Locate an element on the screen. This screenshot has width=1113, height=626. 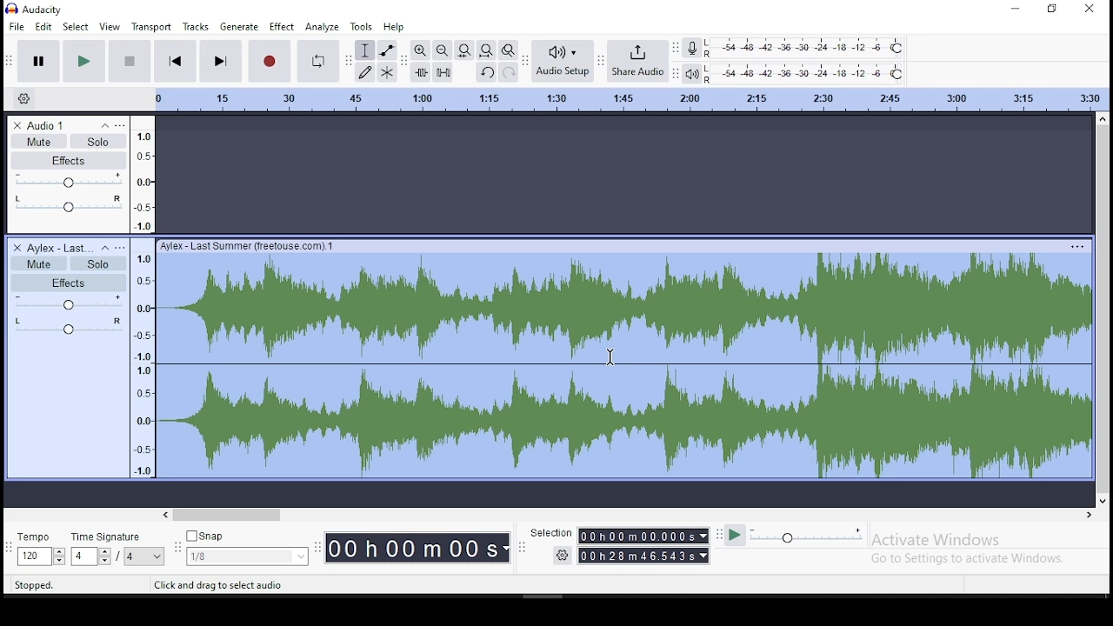
mute/unmute is located at coordinates (38, 141).